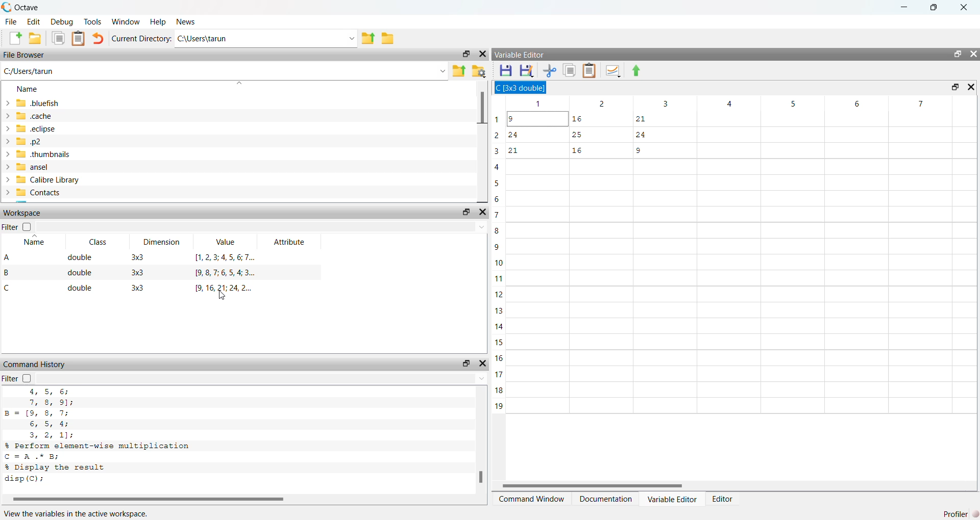 The width and height of the screenshot is (980, 520). Describe the element at coordinates (28, 89) in the screenshot. I see `Name` at that location.